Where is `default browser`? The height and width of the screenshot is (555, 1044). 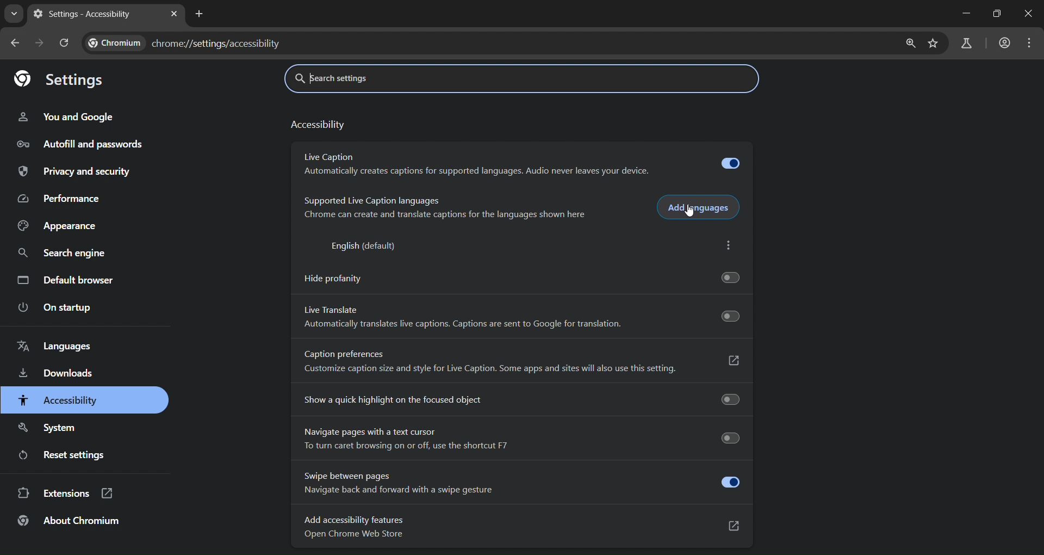
default browser is located at coordinates (67, 280).